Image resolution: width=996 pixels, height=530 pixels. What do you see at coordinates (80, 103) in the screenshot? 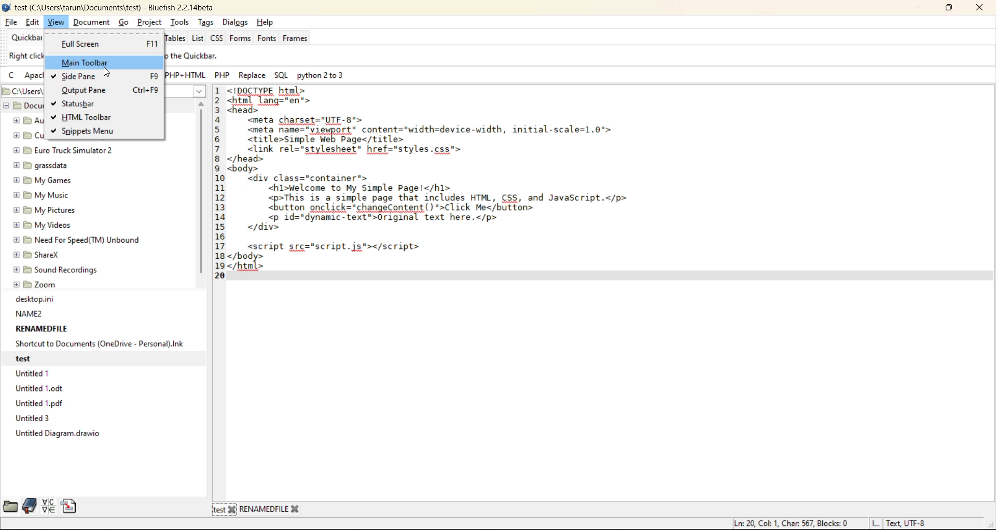
I see `statusbar` at bounding box center [80, 103].